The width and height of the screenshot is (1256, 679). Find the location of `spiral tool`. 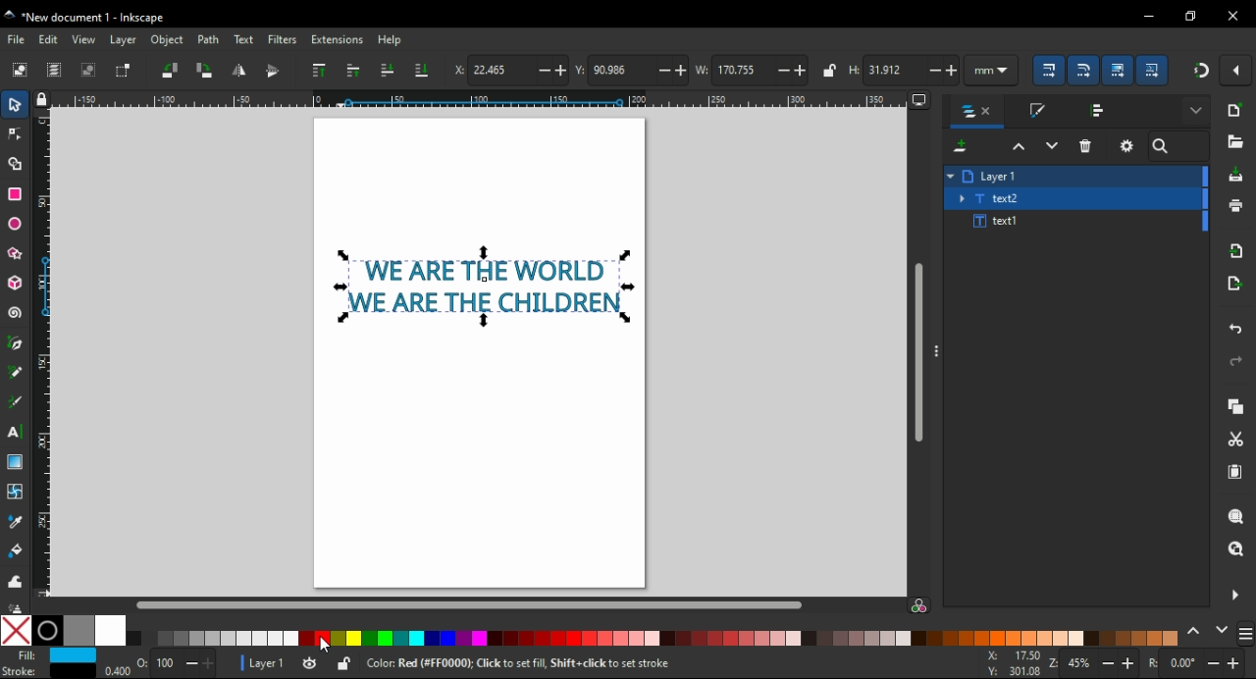

spiral tool is located at coordinates (13, 313).